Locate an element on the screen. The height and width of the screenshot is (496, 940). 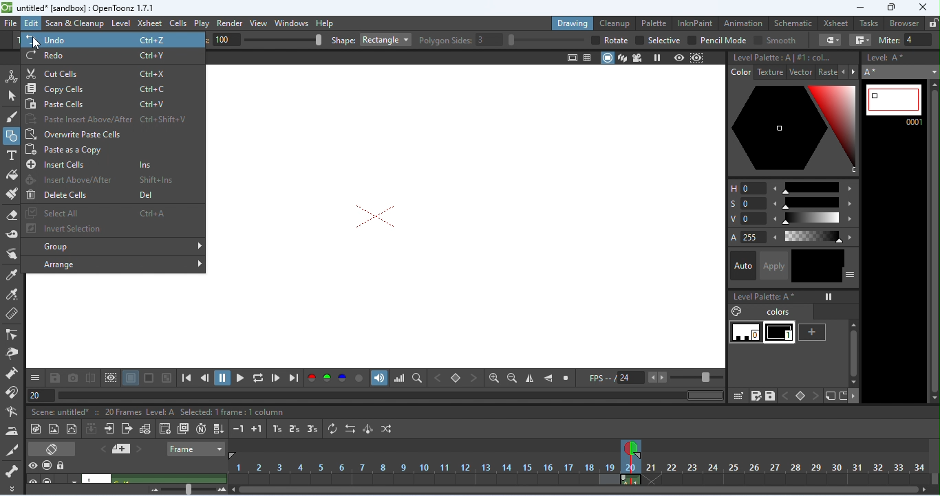
zoom in is located at coordinates (494, 379).